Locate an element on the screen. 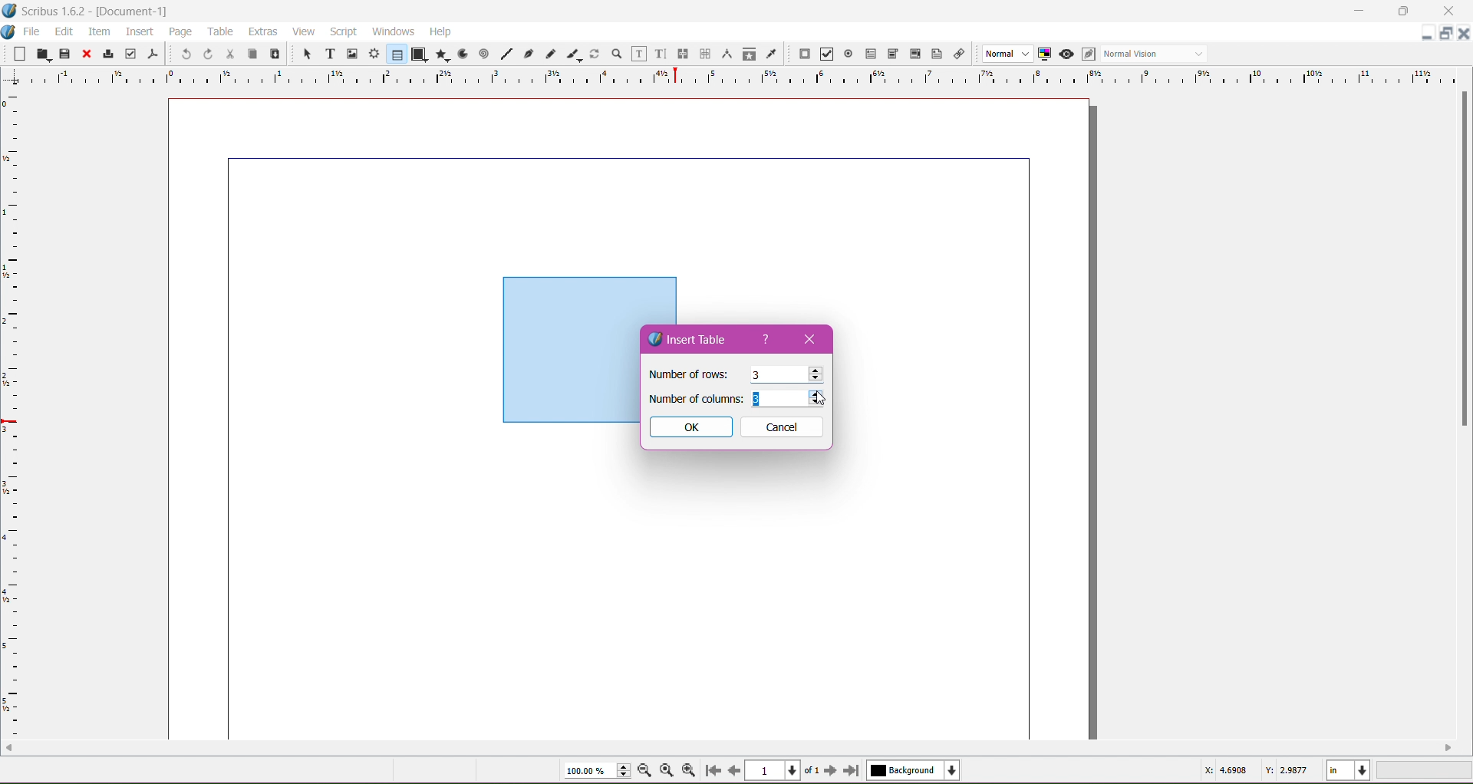  Checkbox is located at coordinates (825, 55).